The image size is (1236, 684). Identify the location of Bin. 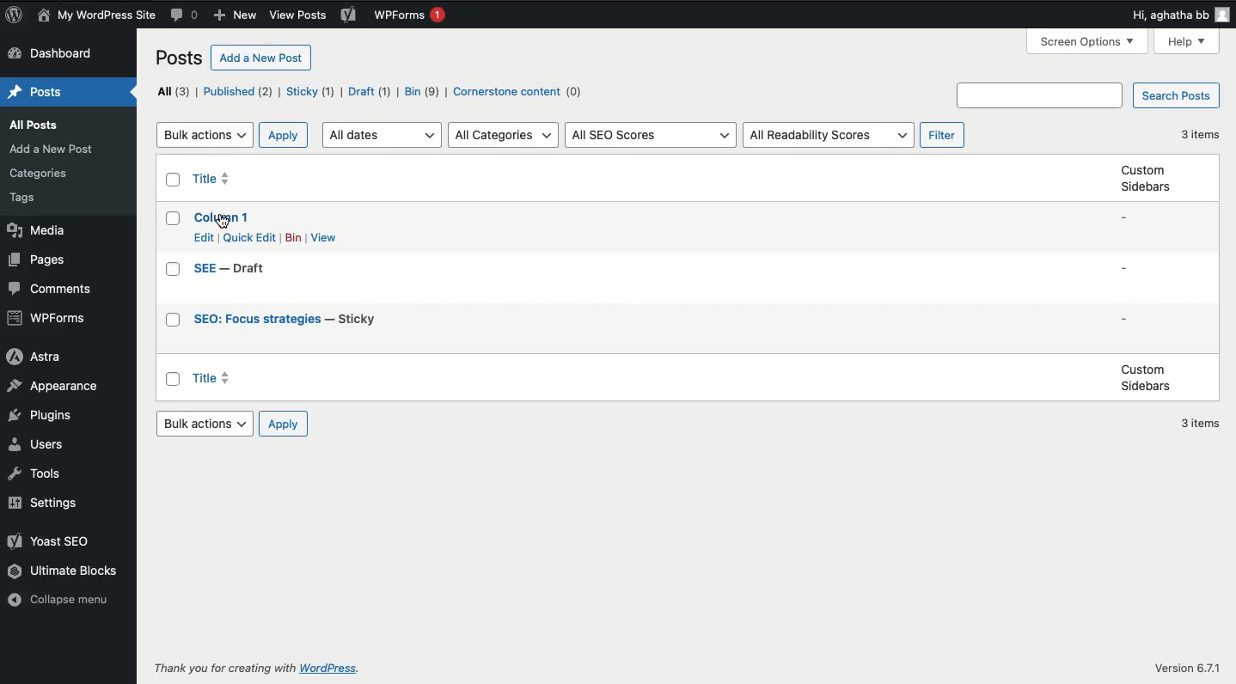
(294, 237).